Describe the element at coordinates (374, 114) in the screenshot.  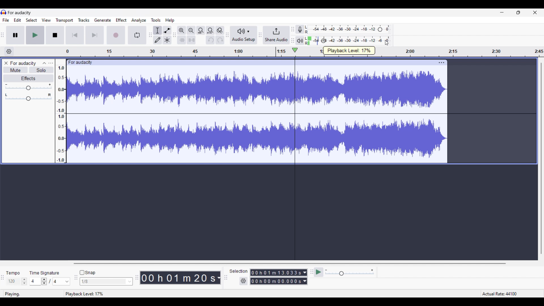
I see `waveform` at that location.